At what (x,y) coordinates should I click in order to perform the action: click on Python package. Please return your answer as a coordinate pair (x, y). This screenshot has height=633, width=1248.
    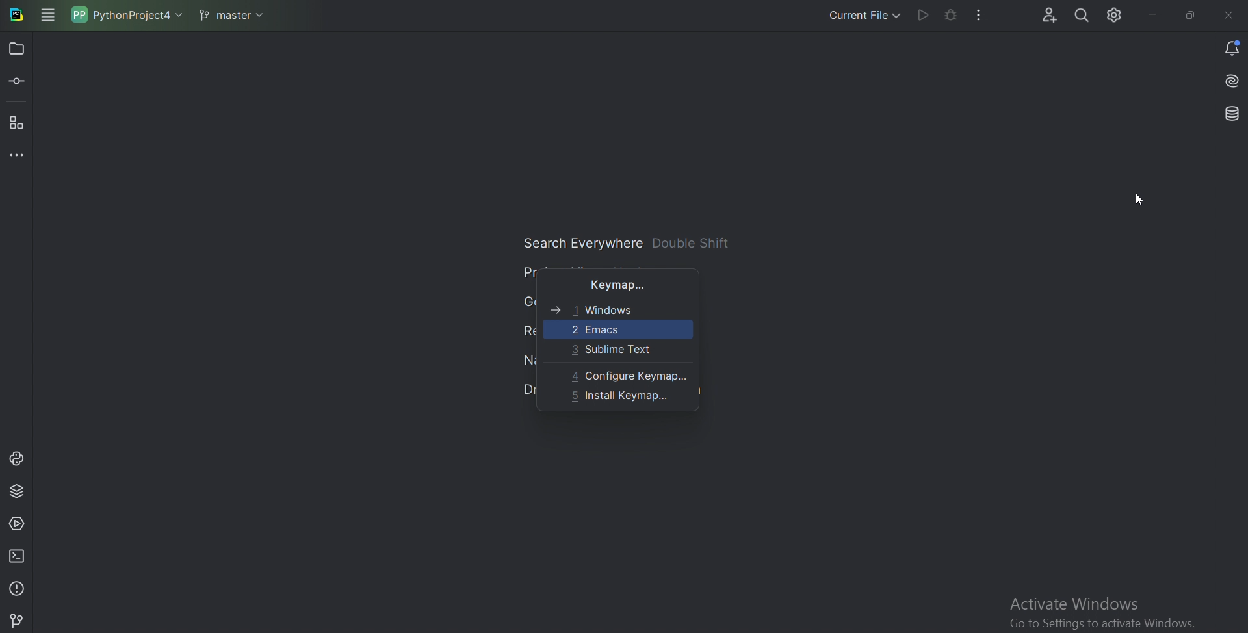
    Looking at the image, I should click on (18, 490).